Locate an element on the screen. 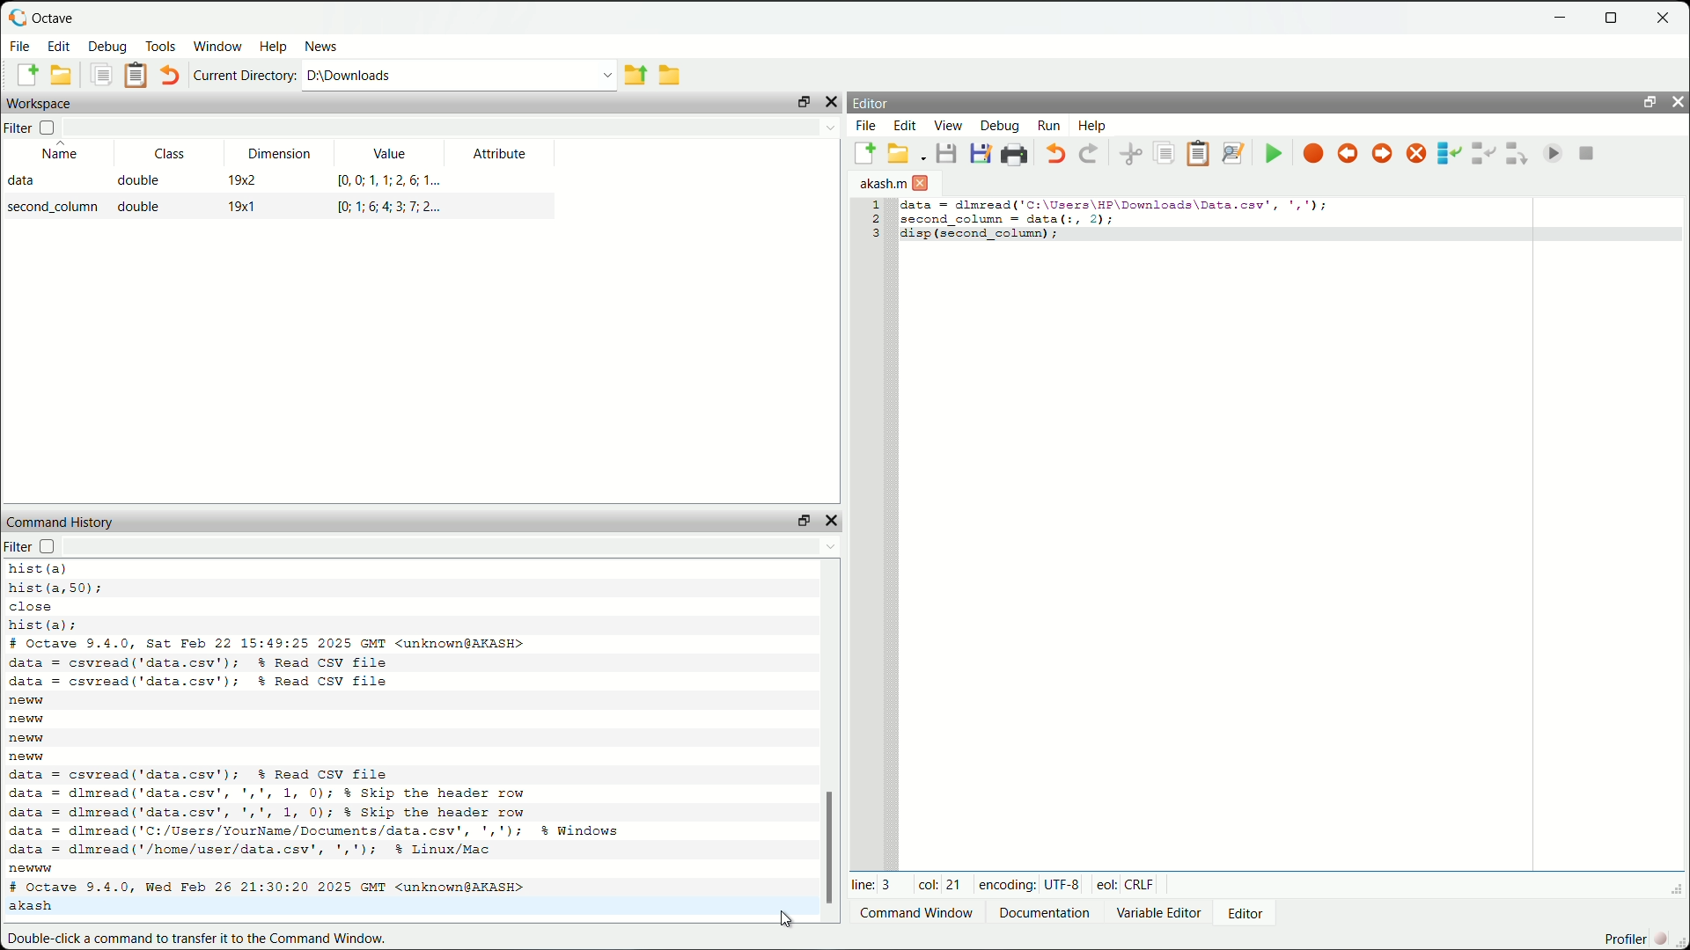  copy is located at coordinates (103, 77).